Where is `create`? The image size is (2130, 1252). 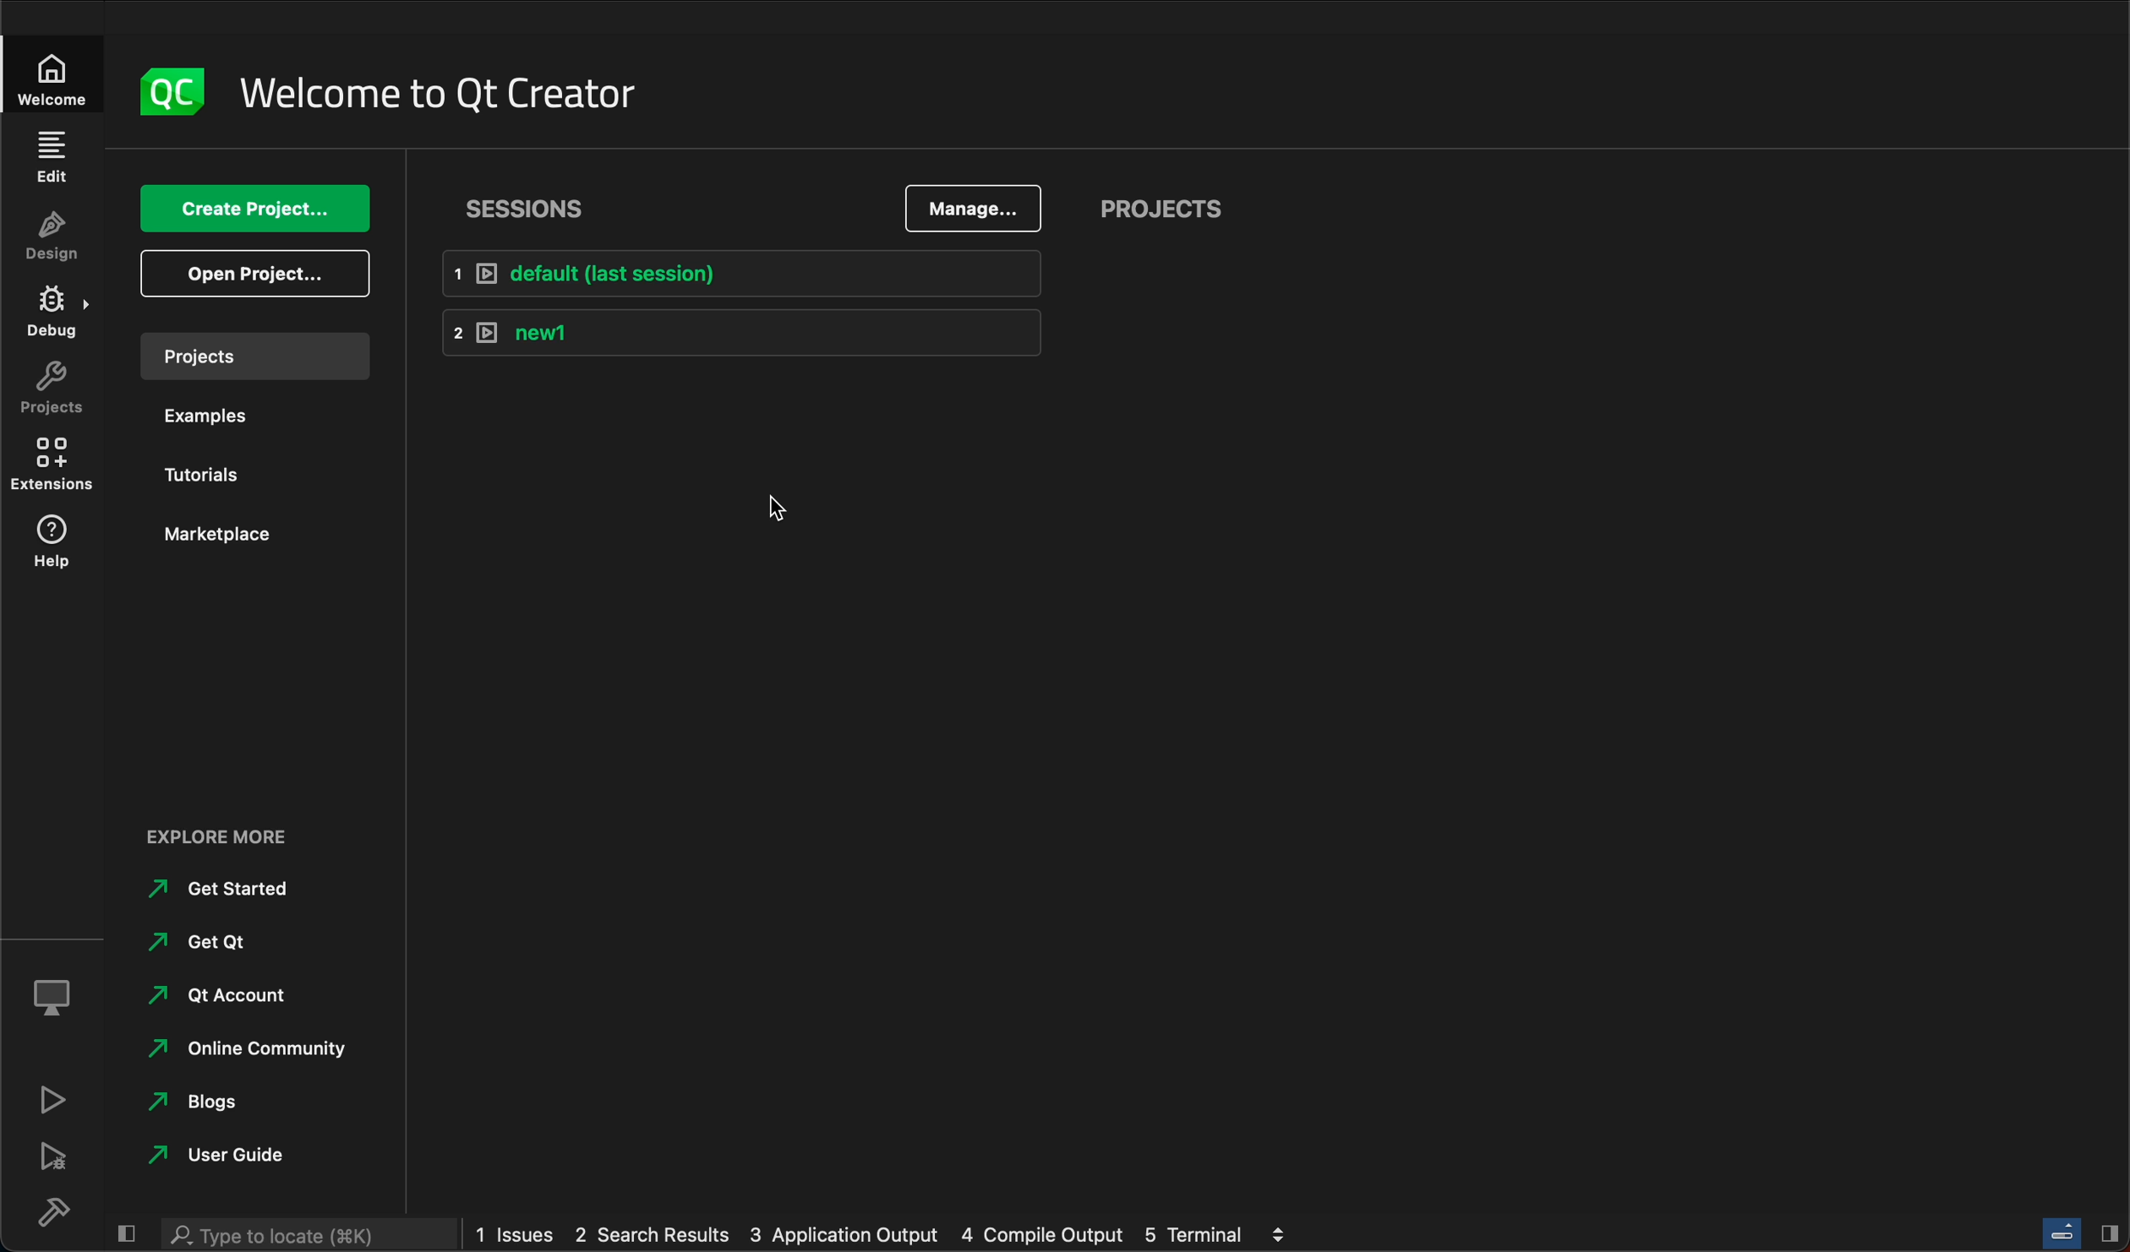 create is located at coordinates (260, 202).